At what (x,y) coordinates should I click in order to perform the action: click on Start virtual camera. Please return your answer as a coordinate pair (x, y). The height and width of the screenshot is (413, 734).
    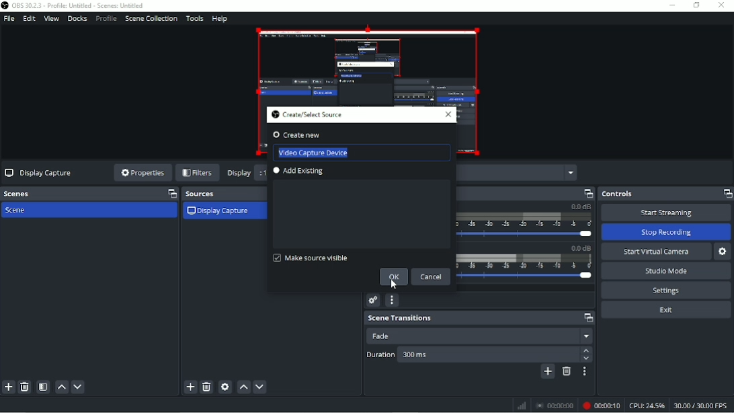
    Looking at the image, I should click on (655, 251).